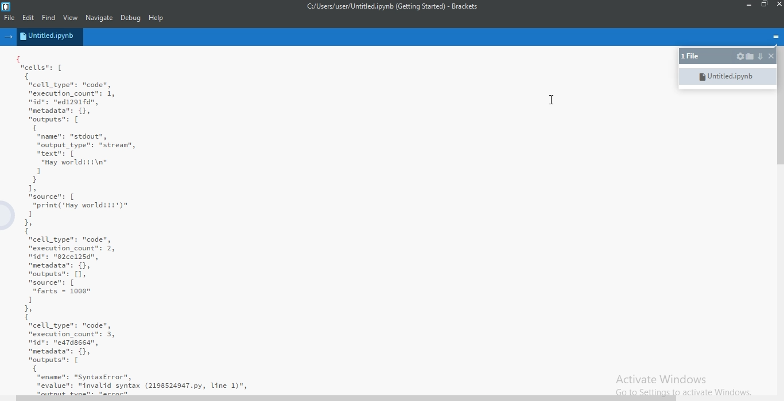 This screenshot has height=401, width=784. What do you see at coordinates (726, 76) in the screenshot?
I see `untitled.ipynb` at bounding box center [726, 76].